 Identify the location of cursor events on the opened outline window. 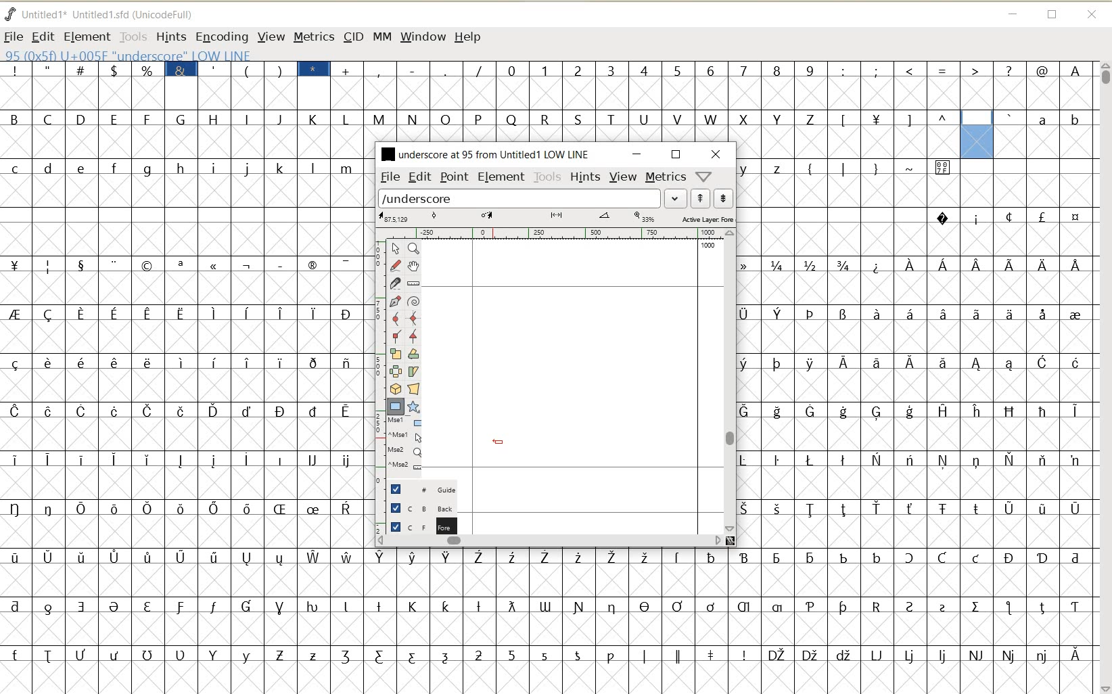
(405, 444).